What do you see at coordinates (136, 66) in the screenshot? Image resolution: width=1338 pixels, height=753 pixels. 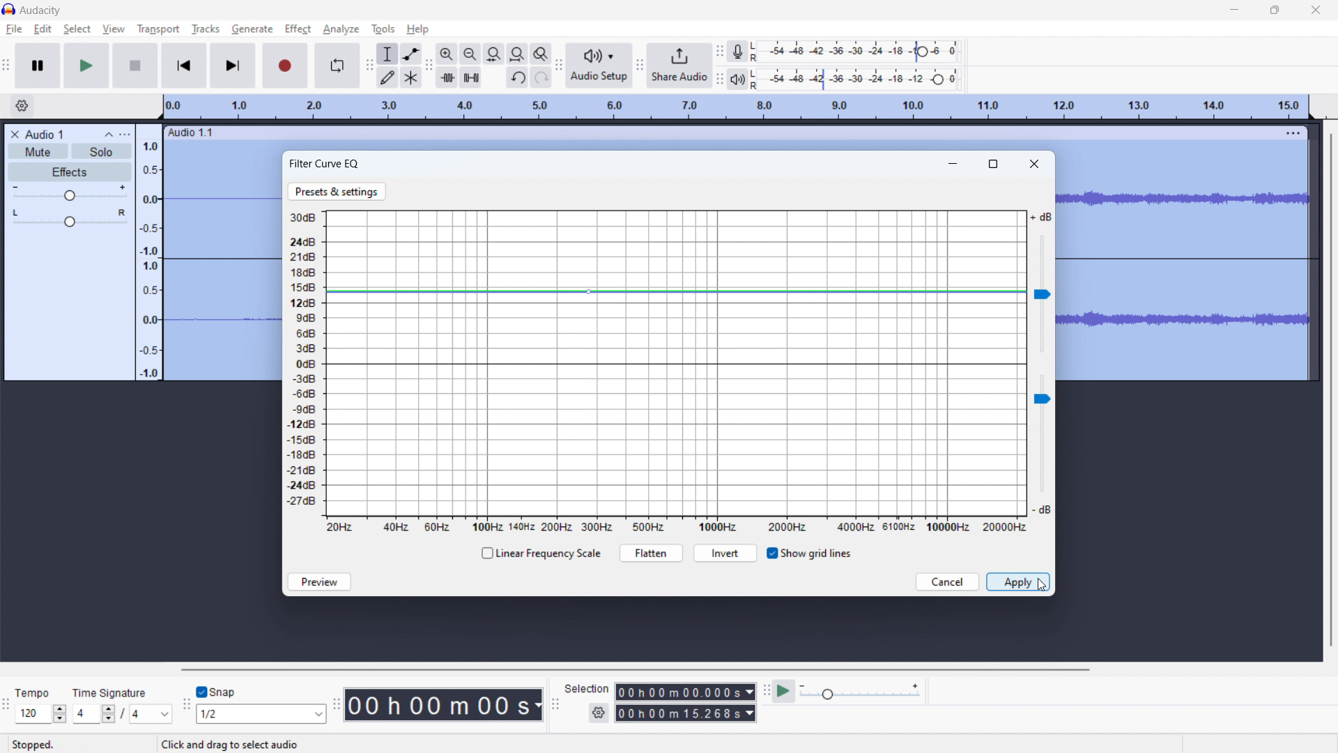 I see `stop` at bounding box center [136, 66].